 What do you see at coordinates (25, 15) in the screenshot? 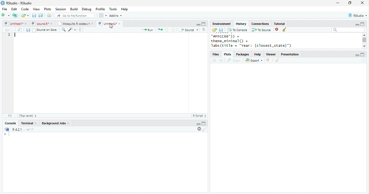
I see `open file` at bounding box center [25, 15].